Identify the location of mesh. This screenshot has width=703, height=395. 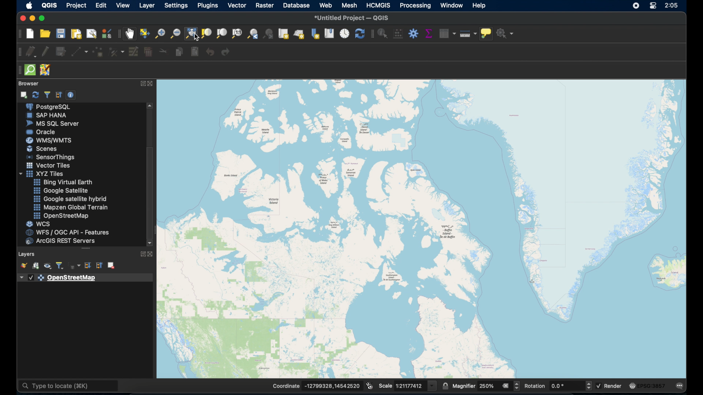
(348, 5).